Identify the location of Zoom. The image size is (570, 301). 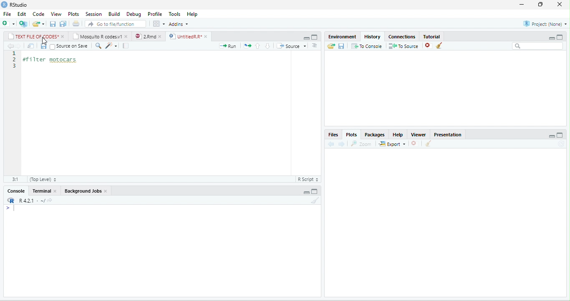
(361, 144).